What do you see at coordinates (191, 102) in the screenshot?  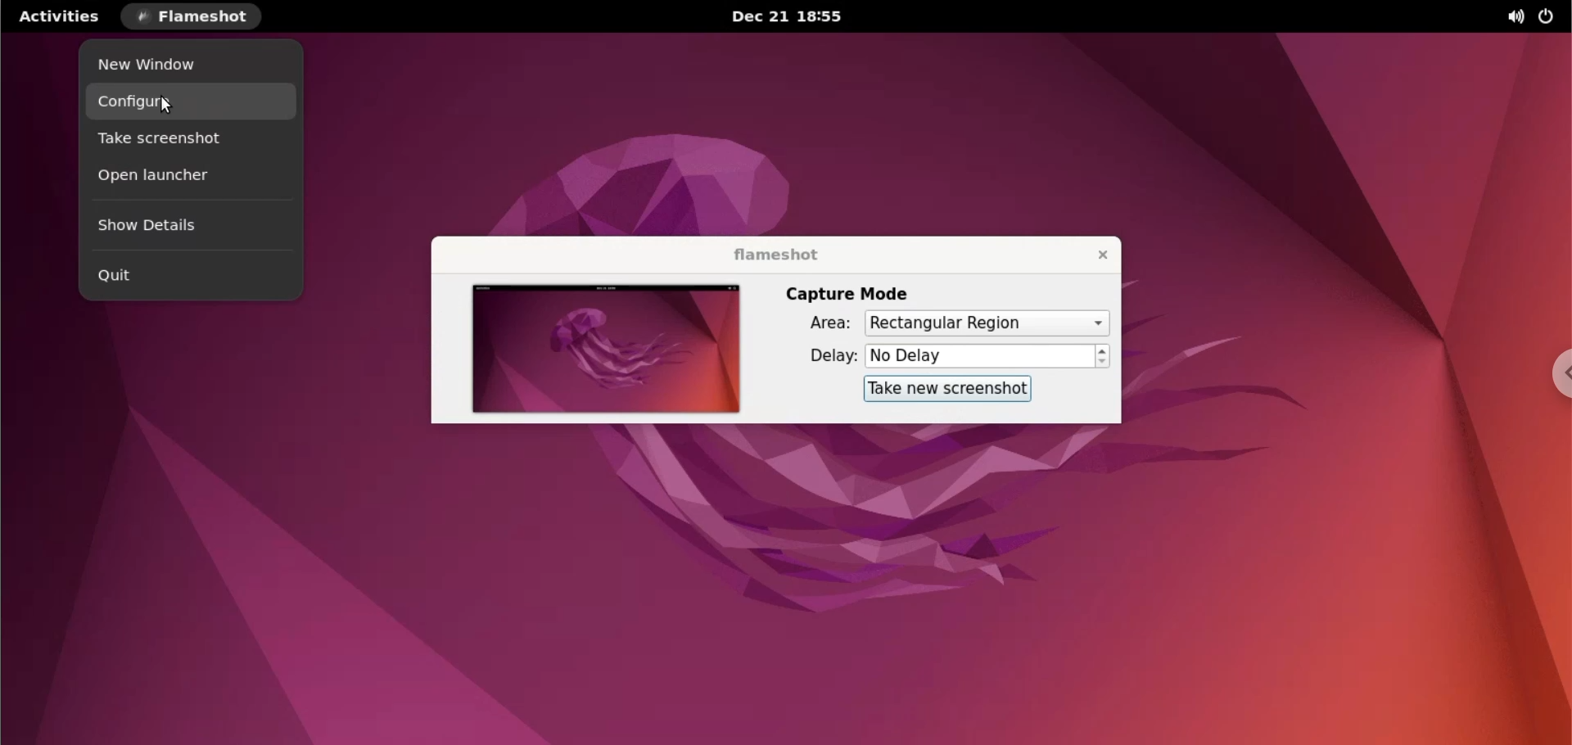 I see `configure` at bounding box center [191, 102].